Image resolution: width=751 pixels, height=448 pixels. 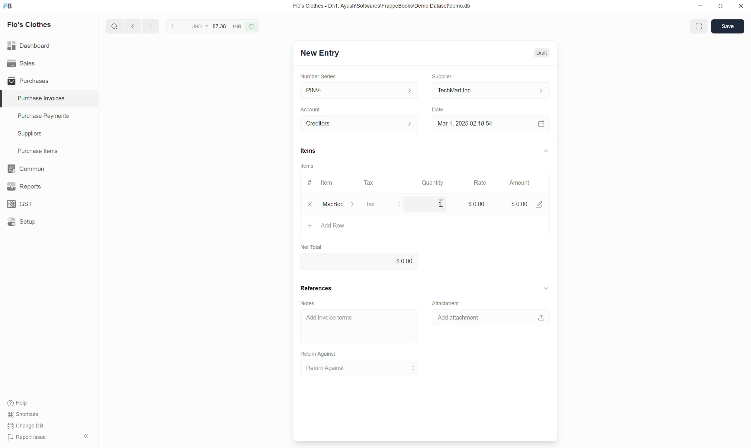 What do you see at coordinates (700, 6) in the screenshot?
I see `Minimize` at bounding box center [700, 6].